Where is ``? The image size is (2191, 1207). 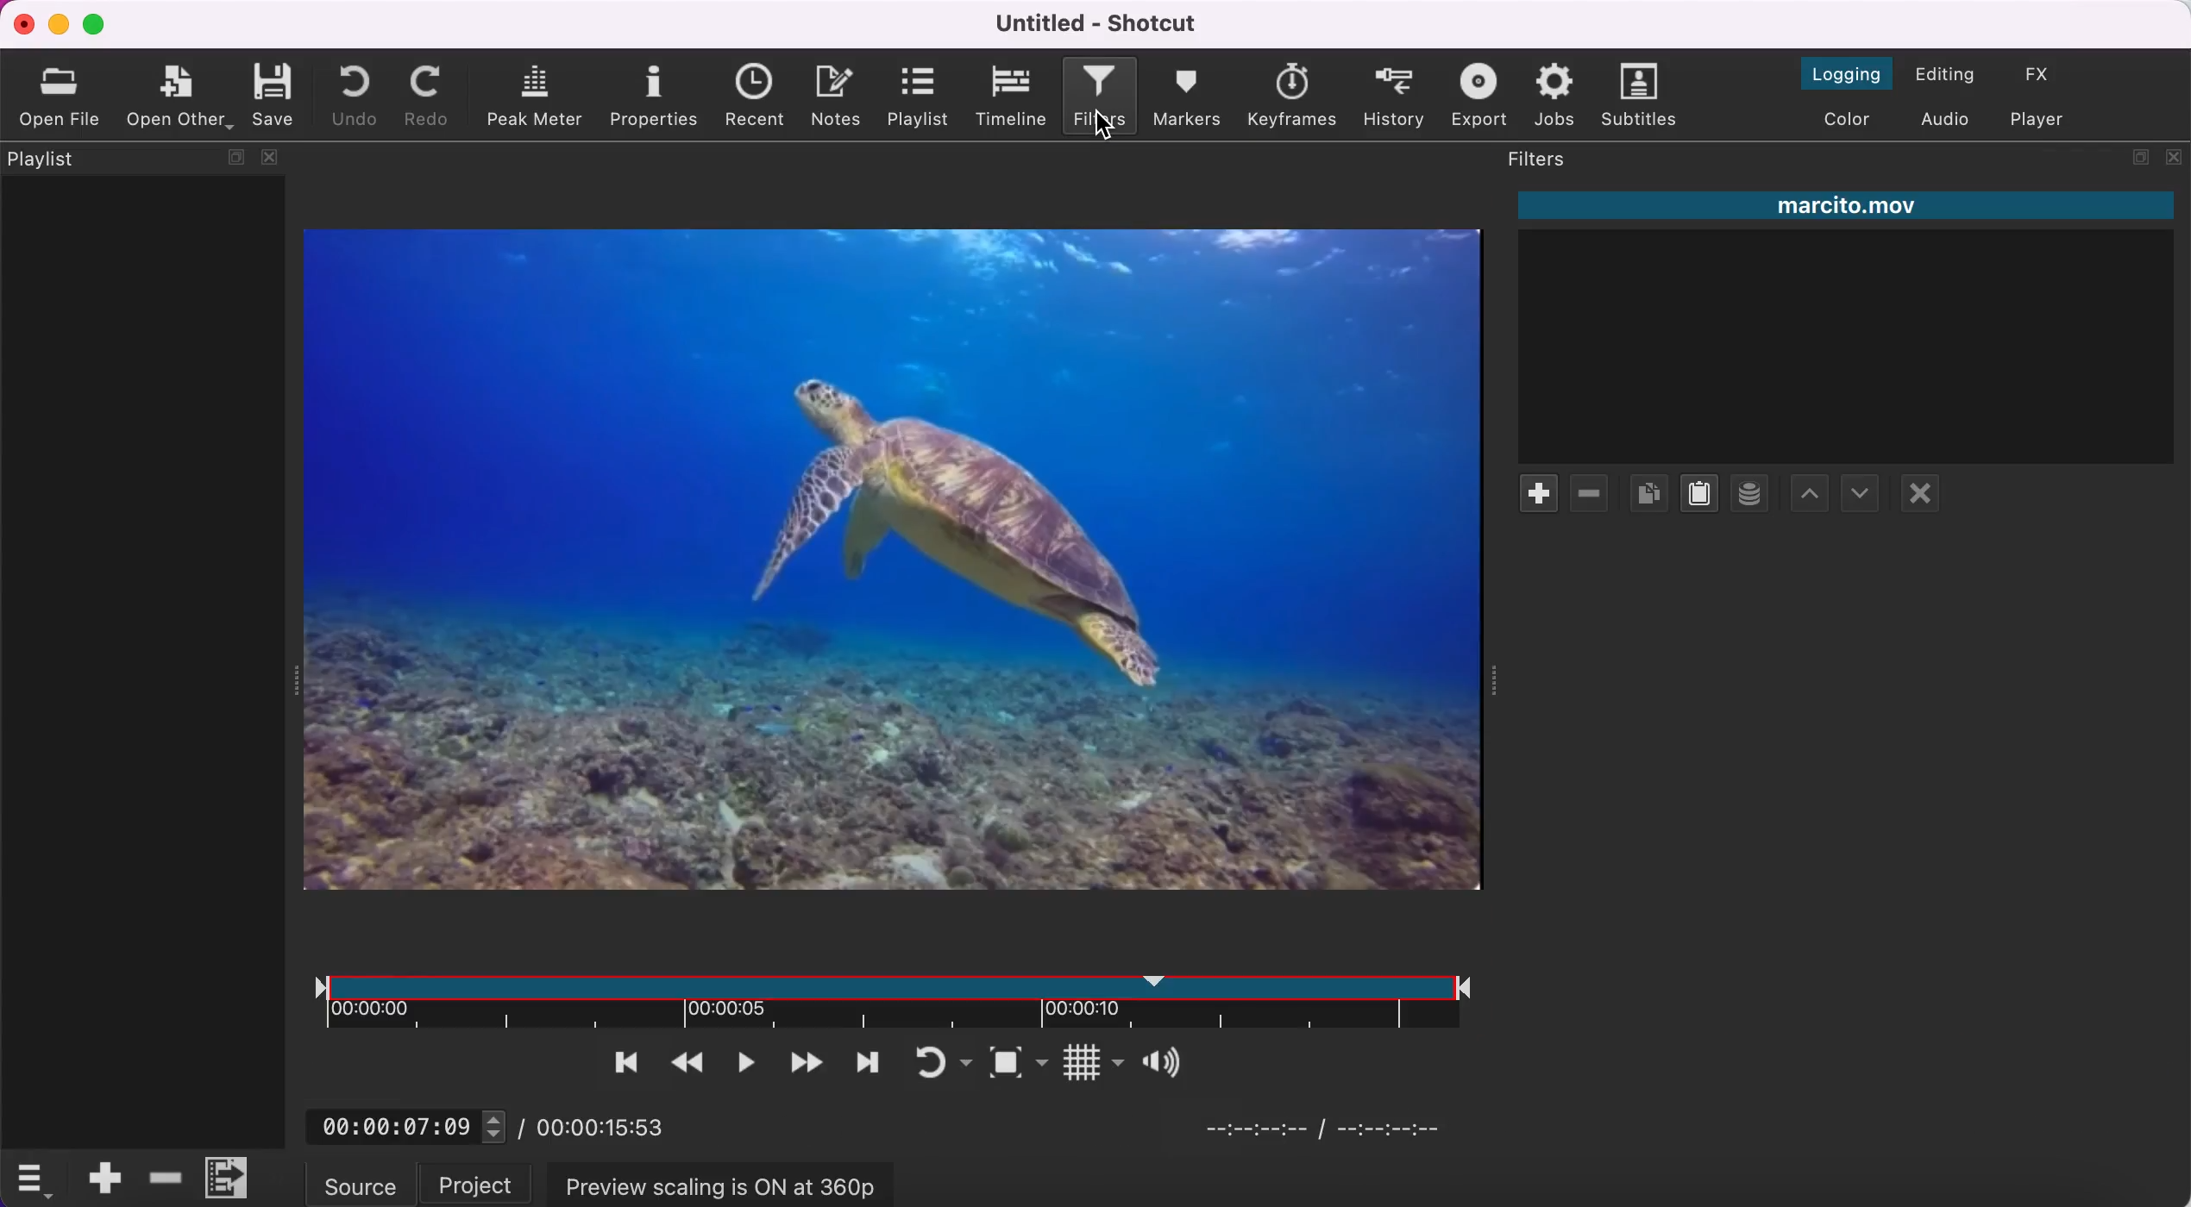
 is located at coordinates (1068, 1060).